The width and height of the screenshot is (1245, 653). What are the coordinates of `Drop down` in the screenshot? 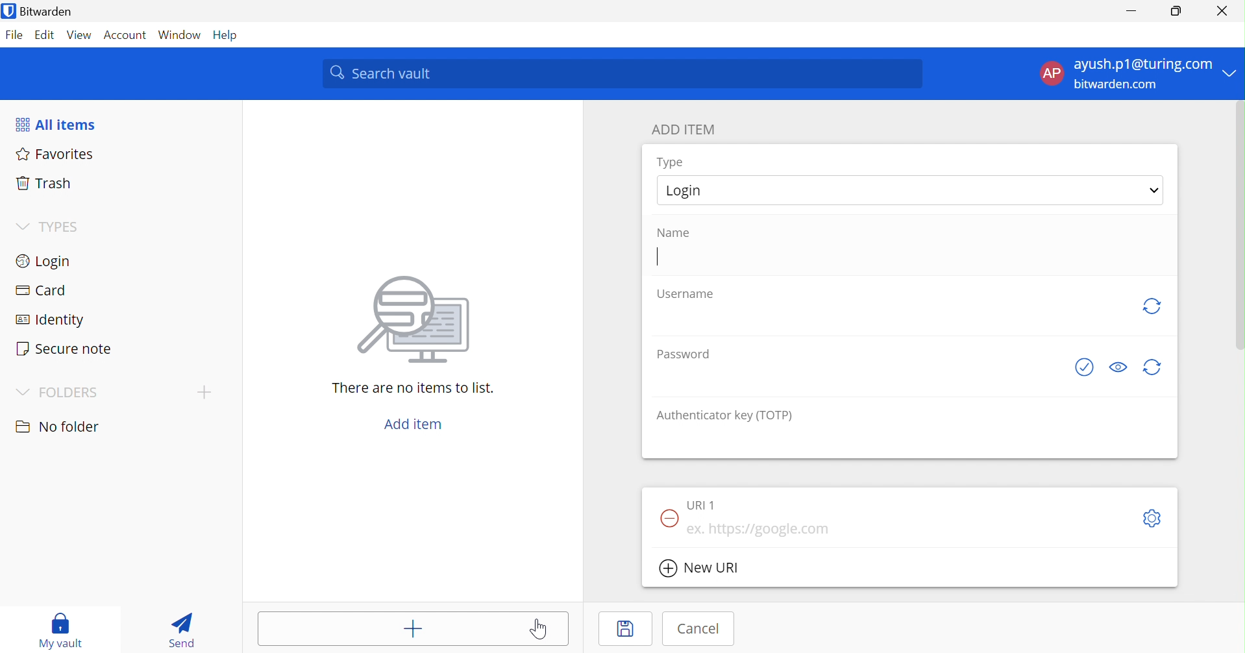 It's located at (1155, 190).